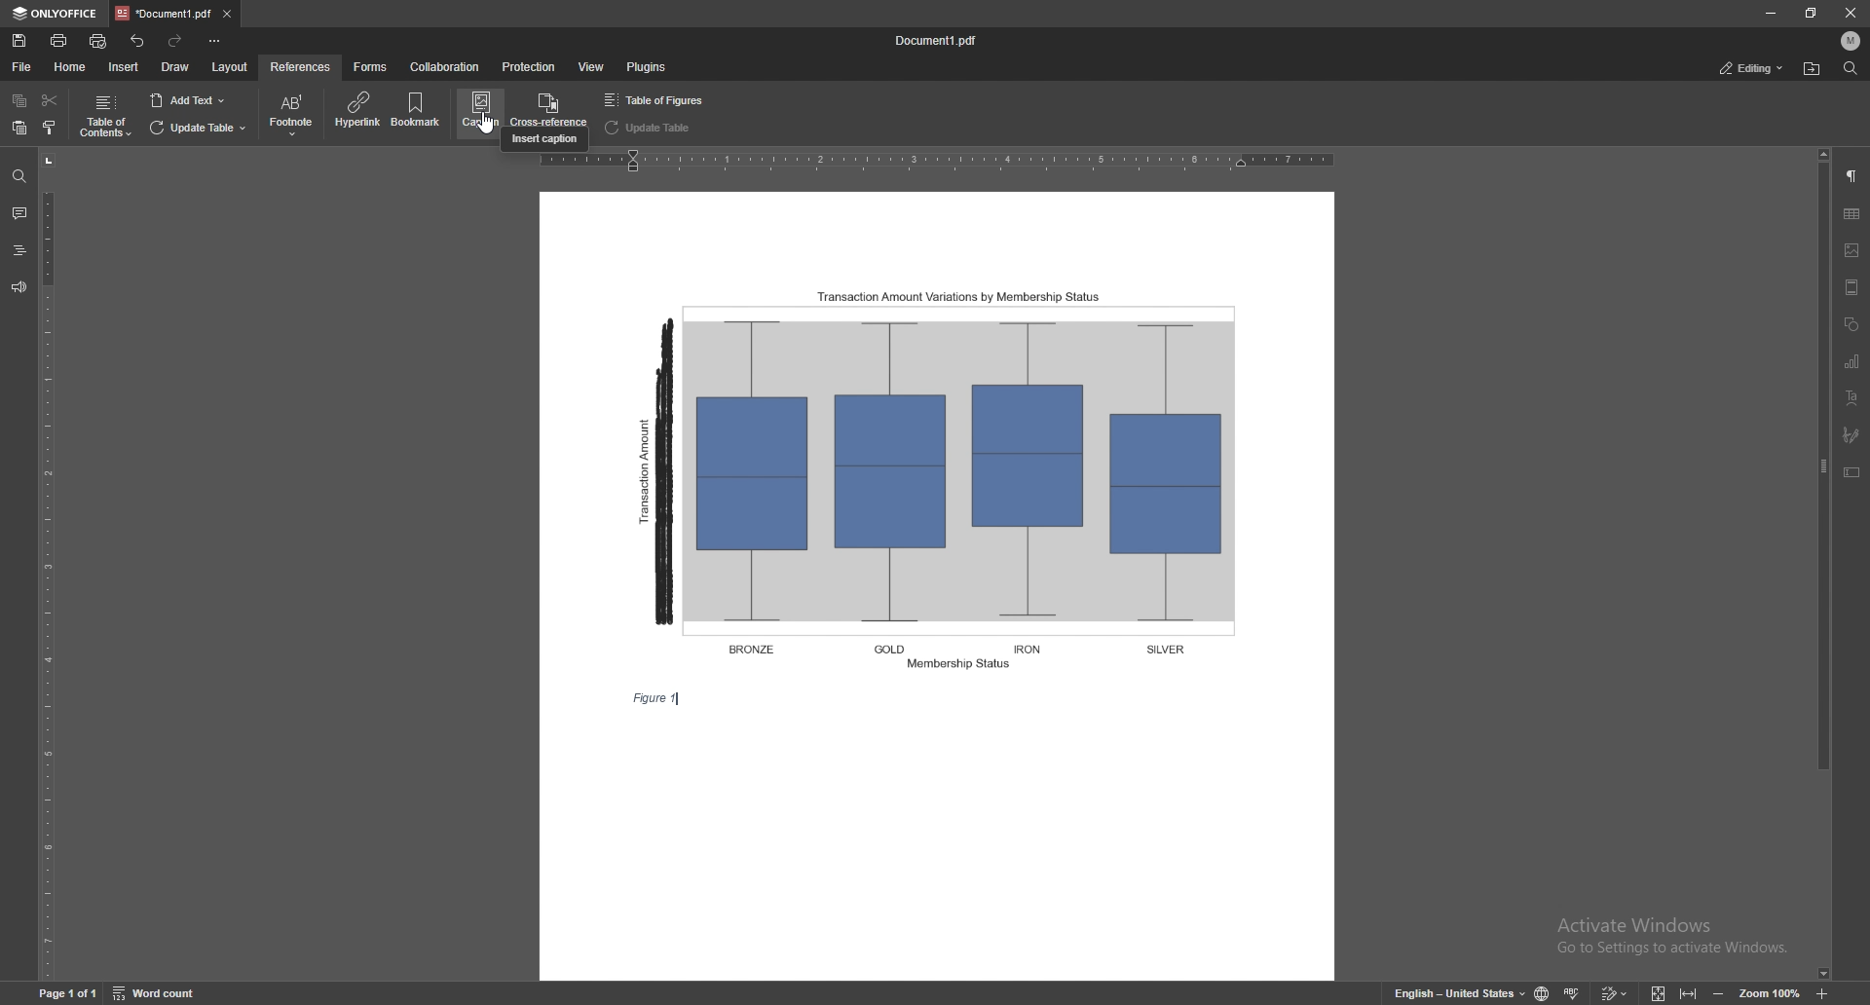 The image size is (1870, 1005). What do you see at coordinates (71, 67) in the screenshot?
I see `home` at bounding box center [71, 67].